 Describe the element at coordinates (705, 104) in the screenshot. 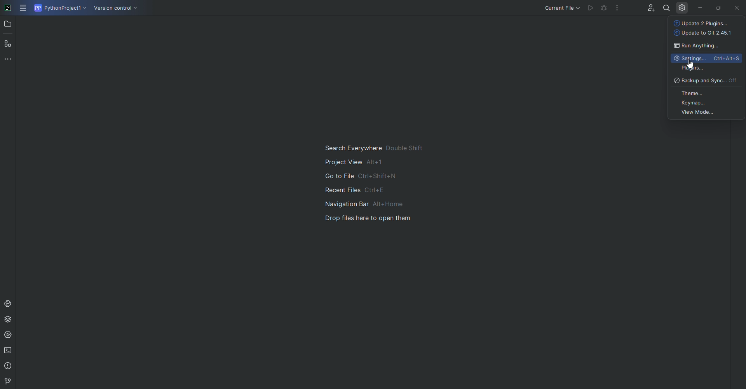

I see `Keymap` at that location.